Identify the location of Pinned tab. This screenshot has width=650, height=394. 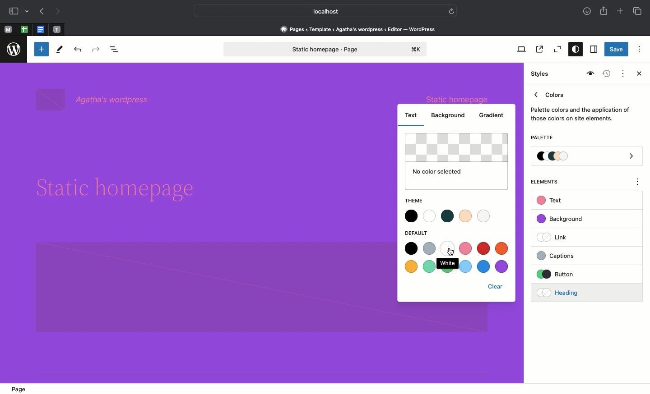
(57, 30).